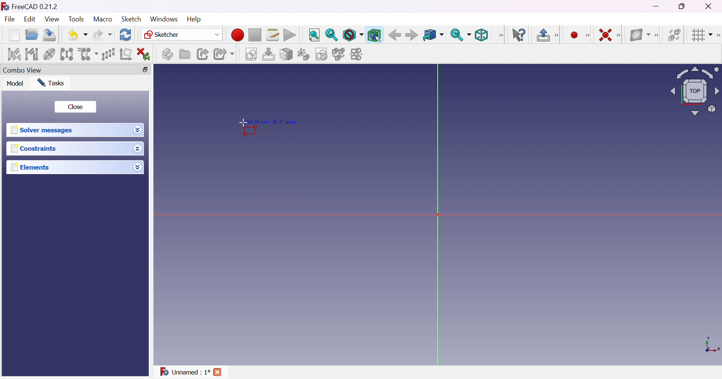  What do you see at coordinates (30, 168) in the screenshot?
I see `Elements` at bounding box center [30, 168].